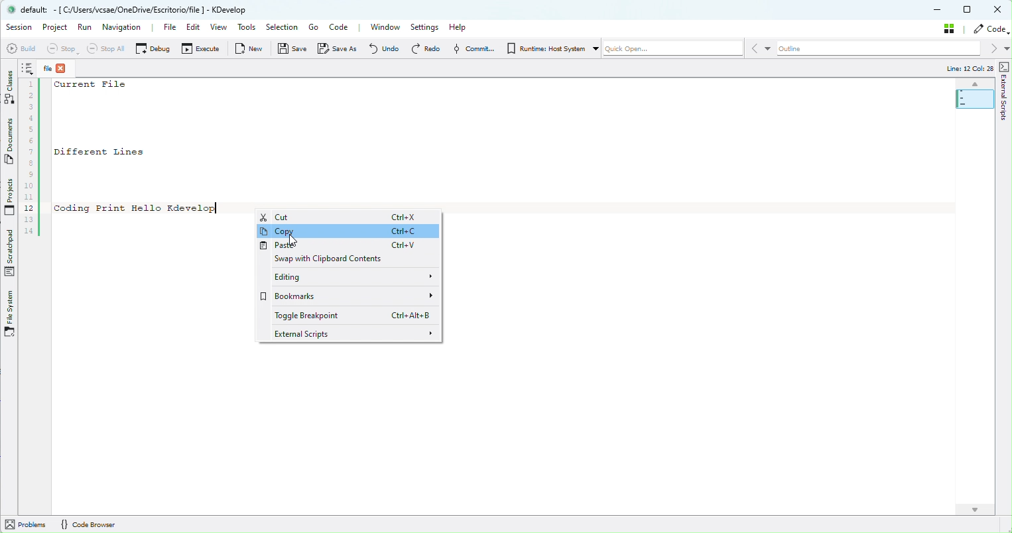 The image size is (1012, 533). What do you see at coordinates (346, 233) in the screenshot?
I see `Copy` at bounding box center [346, 233].